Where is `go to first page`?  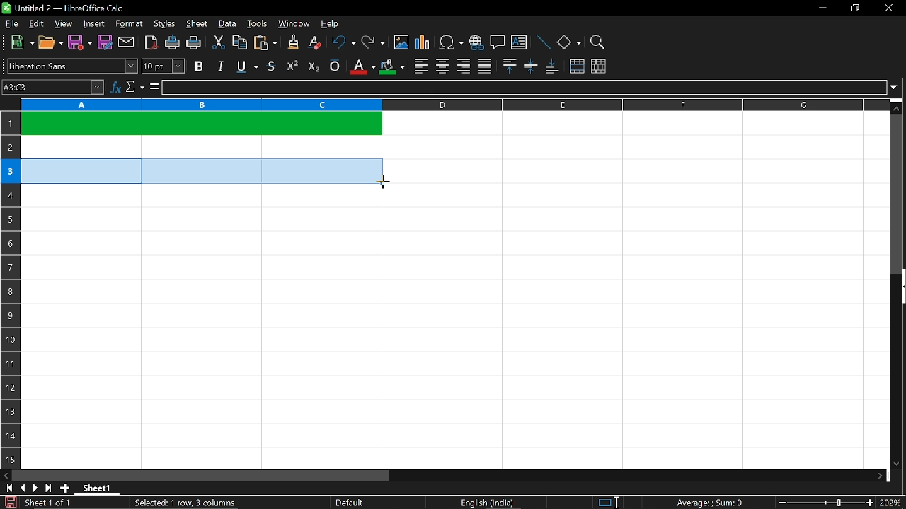 go to first page is located at coordinates (7, 488).